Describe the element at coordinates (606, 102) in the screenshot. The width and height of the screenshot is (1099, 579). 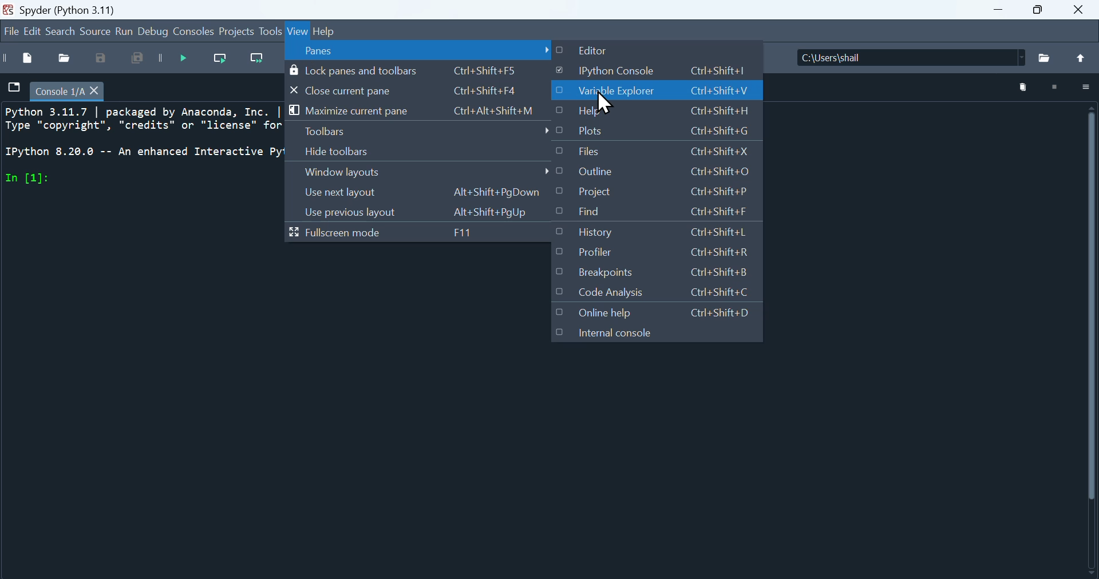
I see `Cursor on Variable Explorer` at that location.